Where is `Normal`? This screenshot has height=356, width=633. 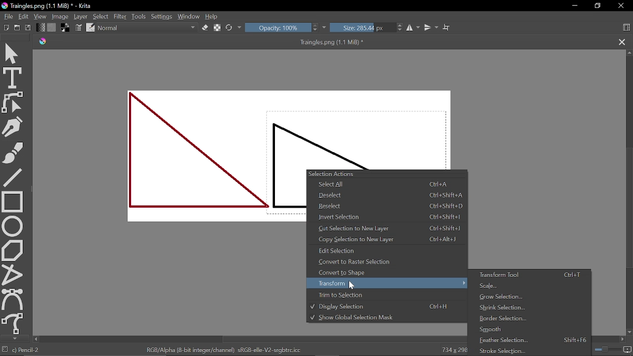
Normal is located at coordinates (147, 28).